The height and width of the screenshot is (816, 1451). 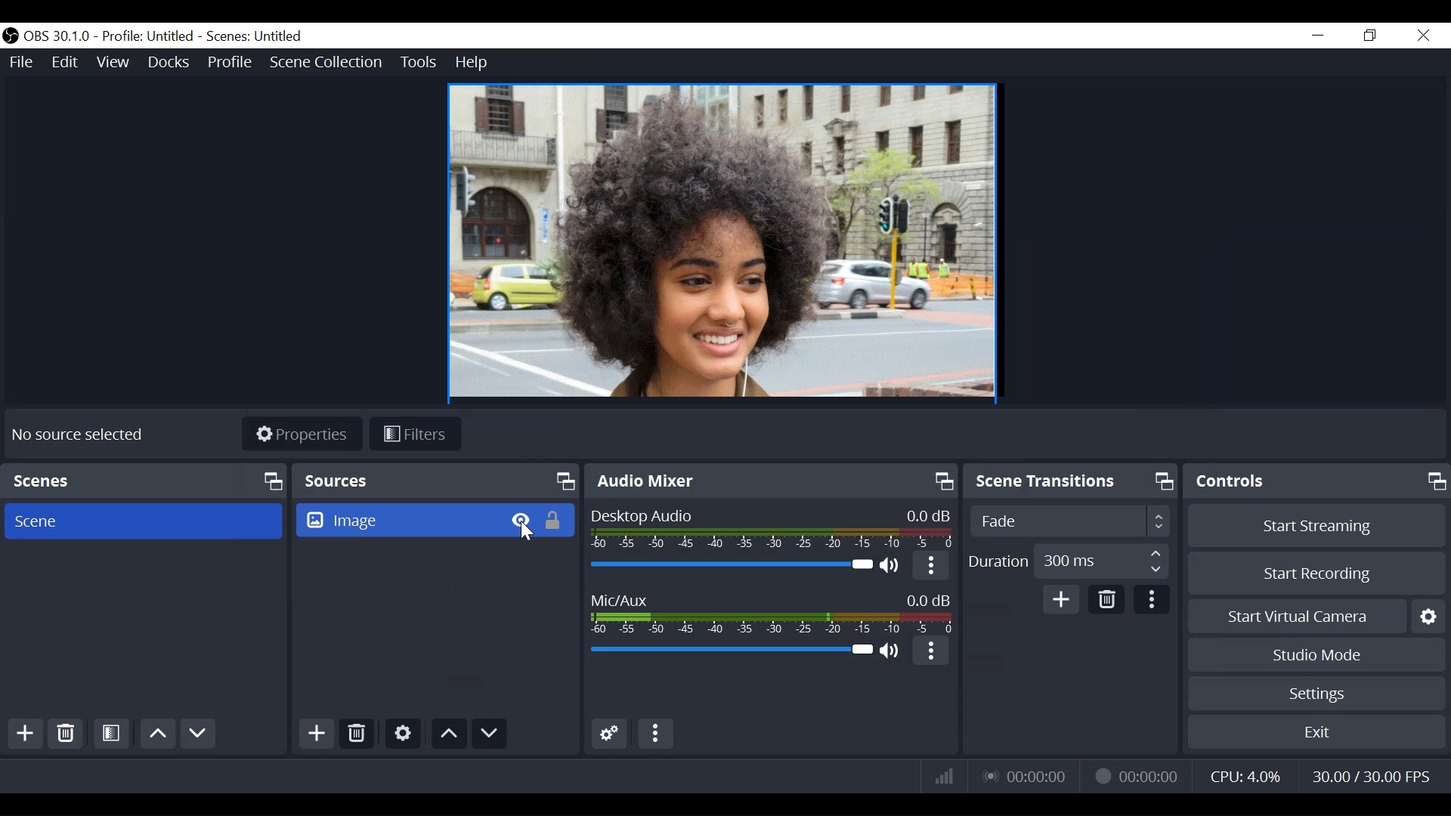 What do you see at coordinates (1371, 35) in the screenshot?
I see `restore` at bounding box center [1371, 35].